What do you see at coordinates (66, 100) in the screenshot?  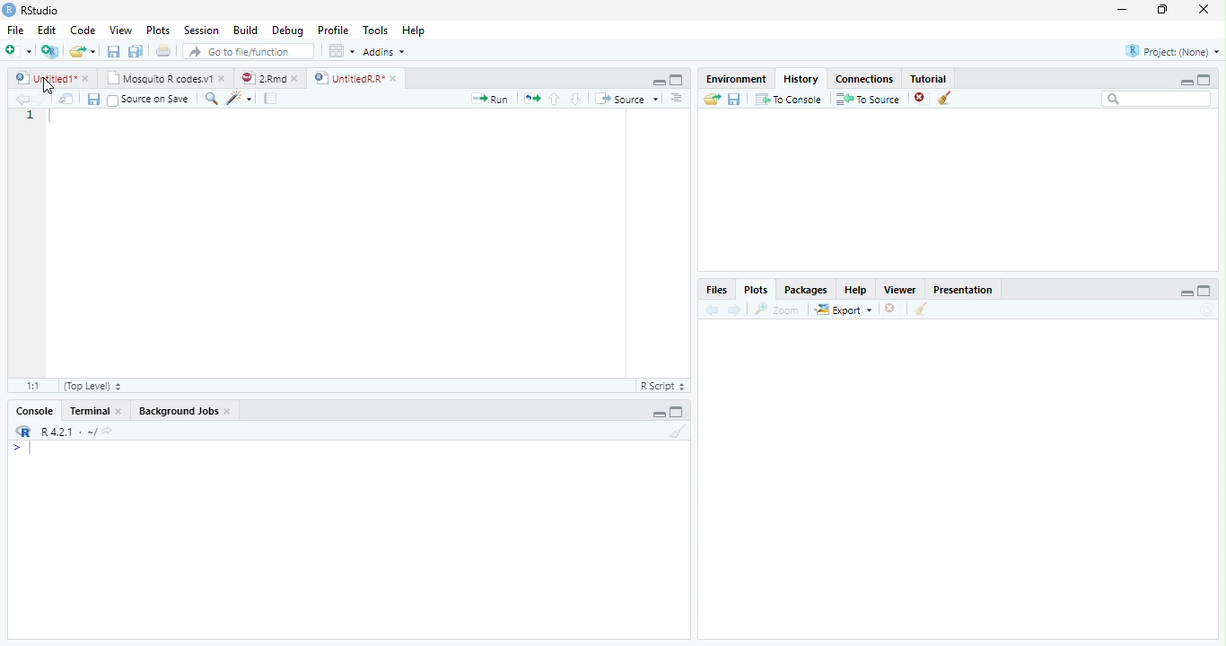 I see `Show in new window` at bounding box center [66, 100].